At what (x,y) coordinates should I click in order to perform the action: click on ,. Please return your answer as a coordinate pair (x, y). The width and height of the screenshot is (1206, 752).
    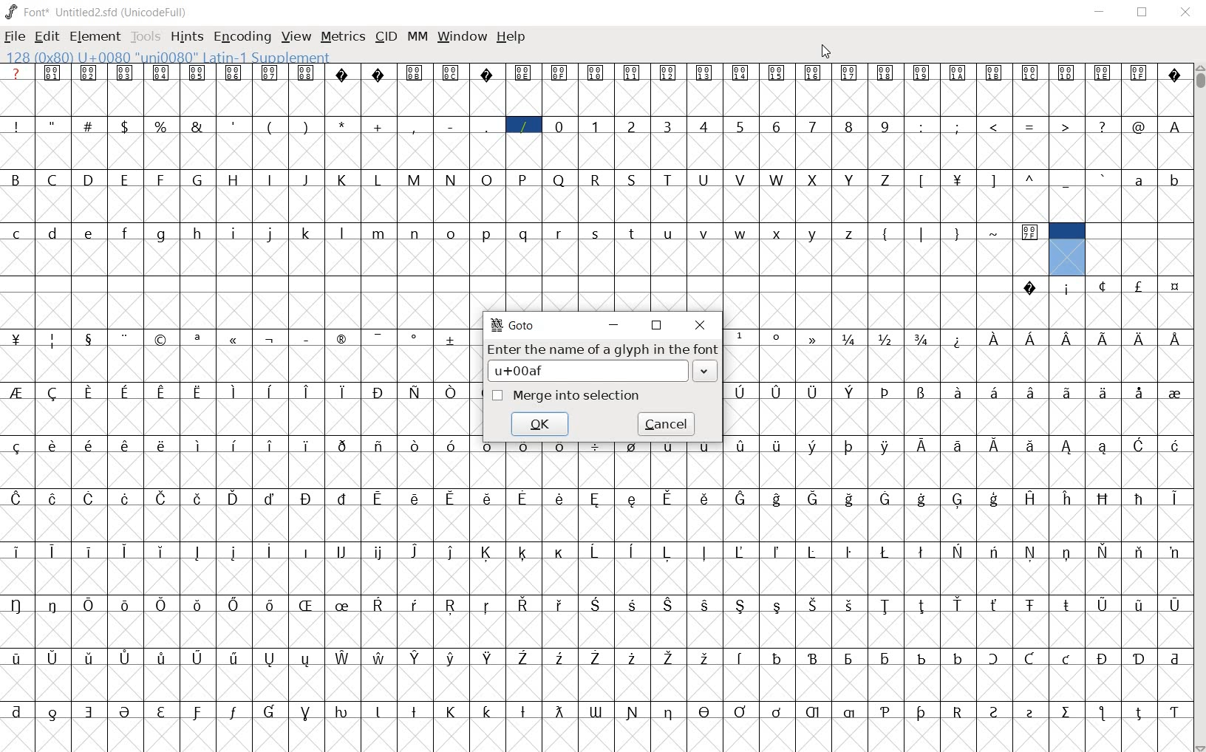
    Looking at the image, I should click on (415, 128).